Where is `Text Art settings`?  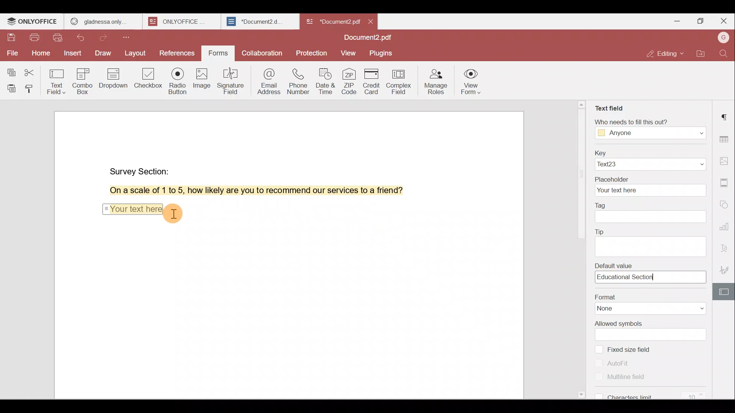
Text Art settings is located at coordinates (725, 246).